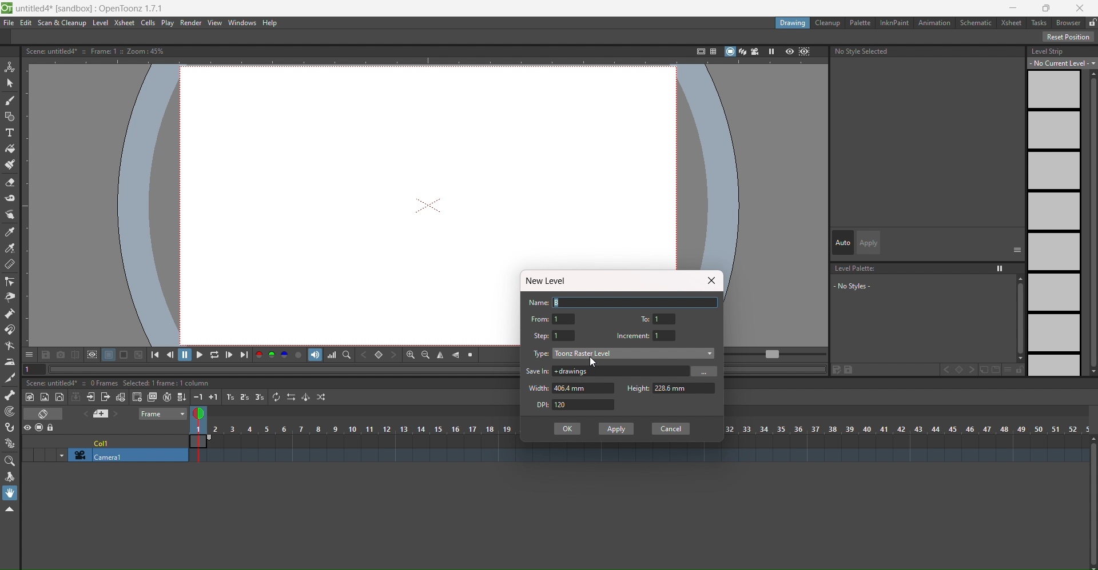  What do you see at coordinates (11, 232) in the screenshot?
I see `style picker` at bounding box center [11, 232].